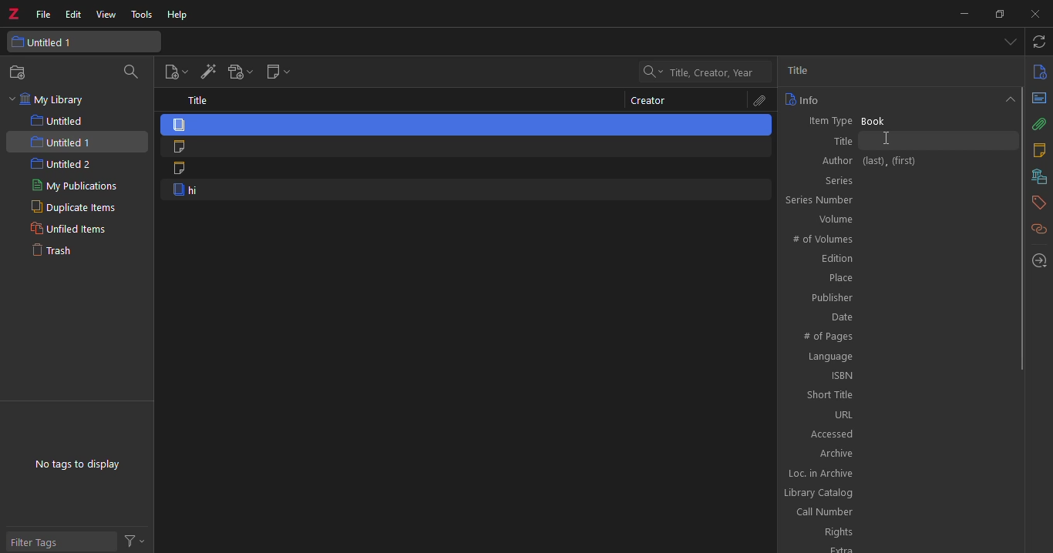  What do you see at coordinates (178, 16) in the screenshot?
I see `help` at bounding box center [178, 16].